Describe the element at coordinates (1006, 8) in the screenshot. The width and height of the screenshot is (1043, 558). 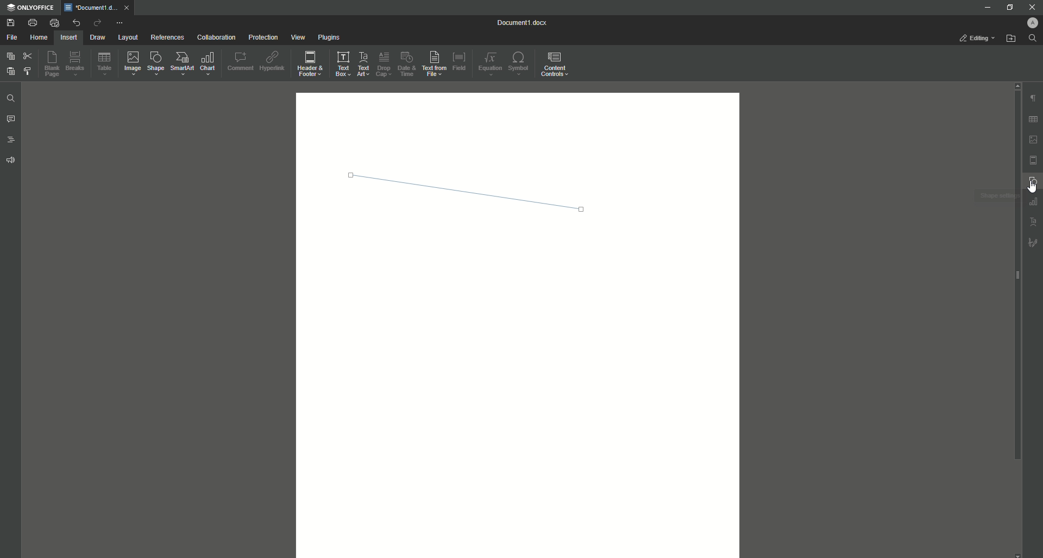
I see `Restore` at that location.